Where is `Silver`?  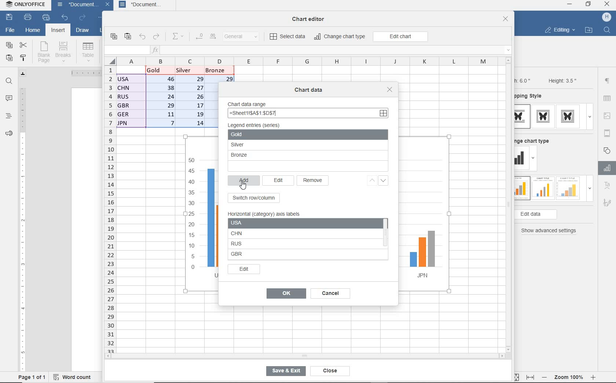
Silver is located at coordinates (270, 145).